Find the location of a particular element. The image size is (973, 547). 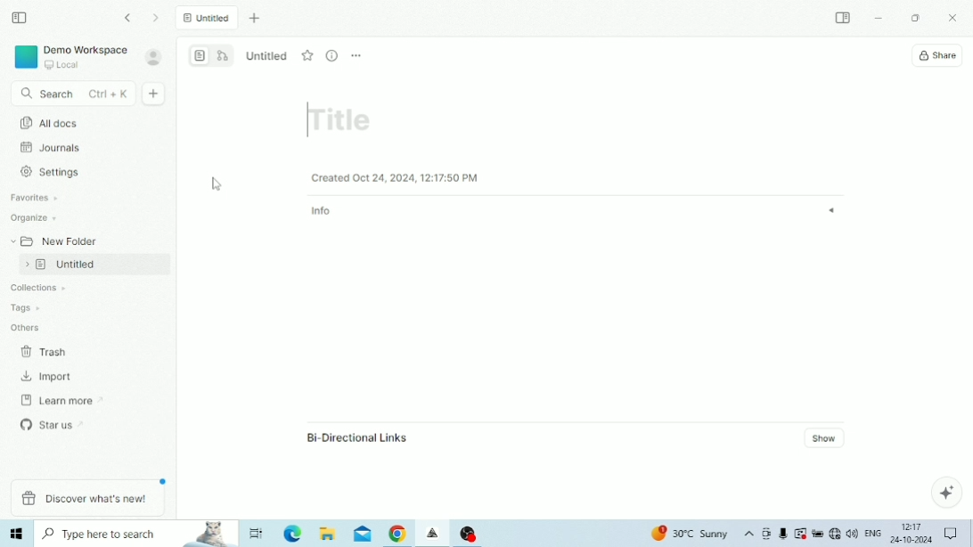

Windows is located at coordinates (18, 534).